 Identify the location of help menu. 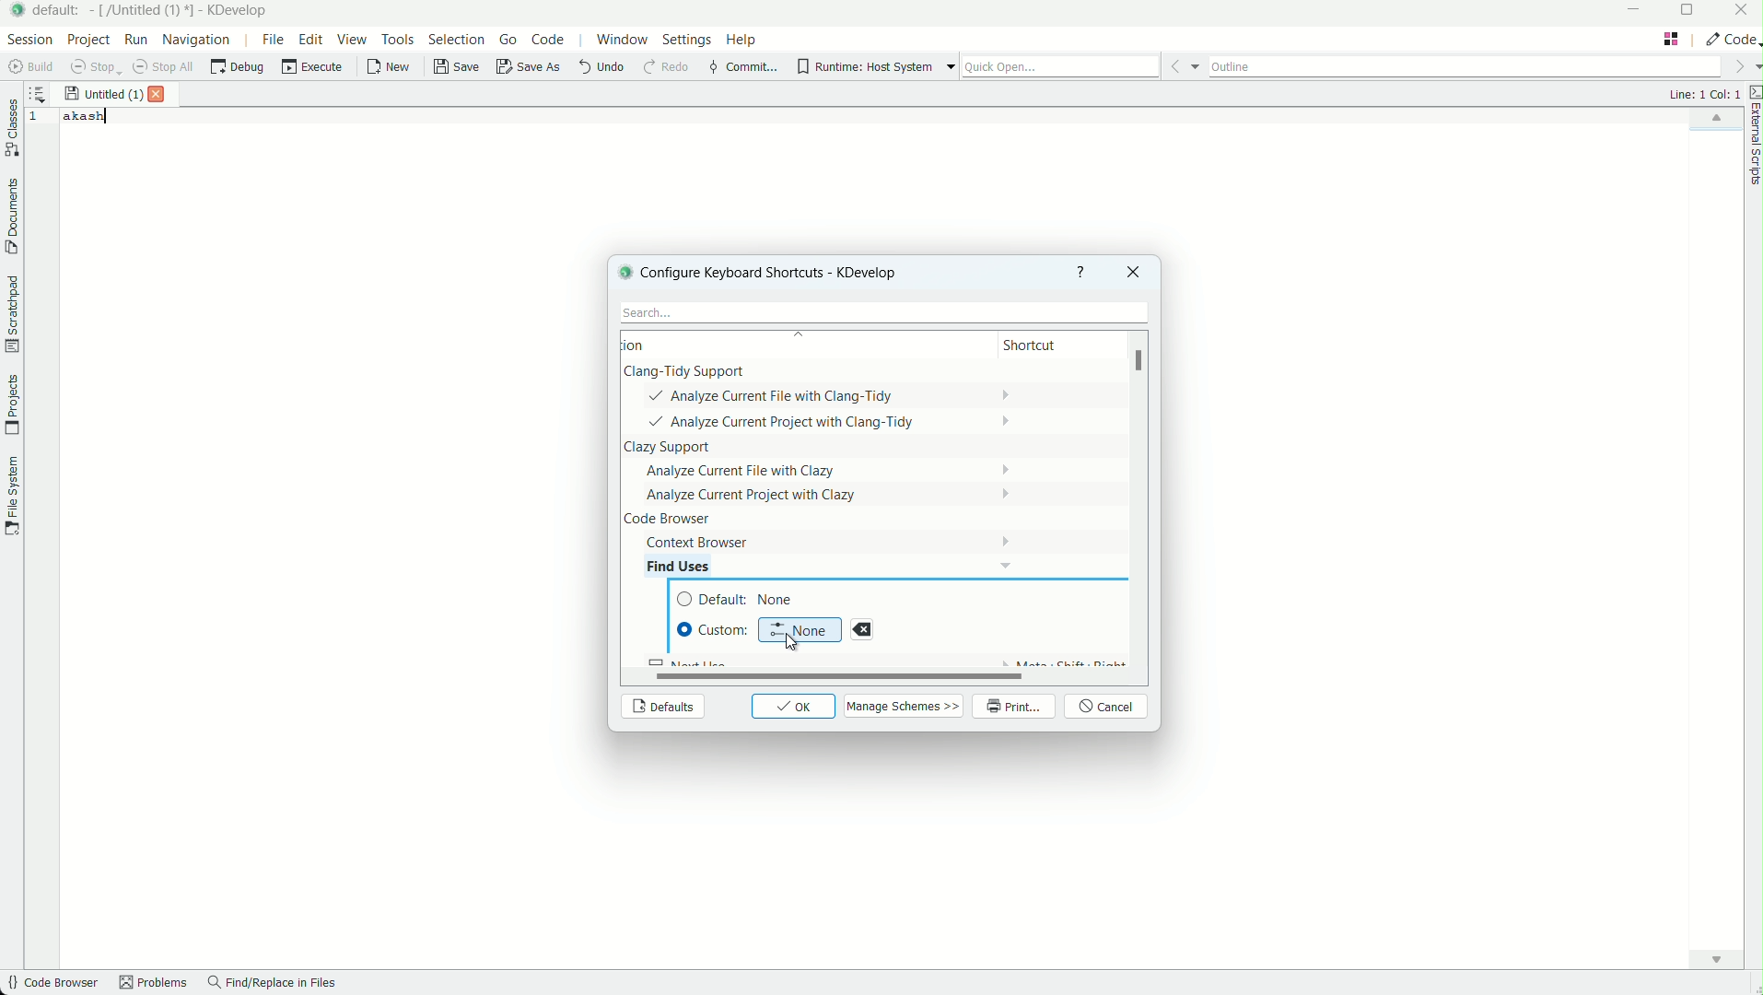
(743, 41).